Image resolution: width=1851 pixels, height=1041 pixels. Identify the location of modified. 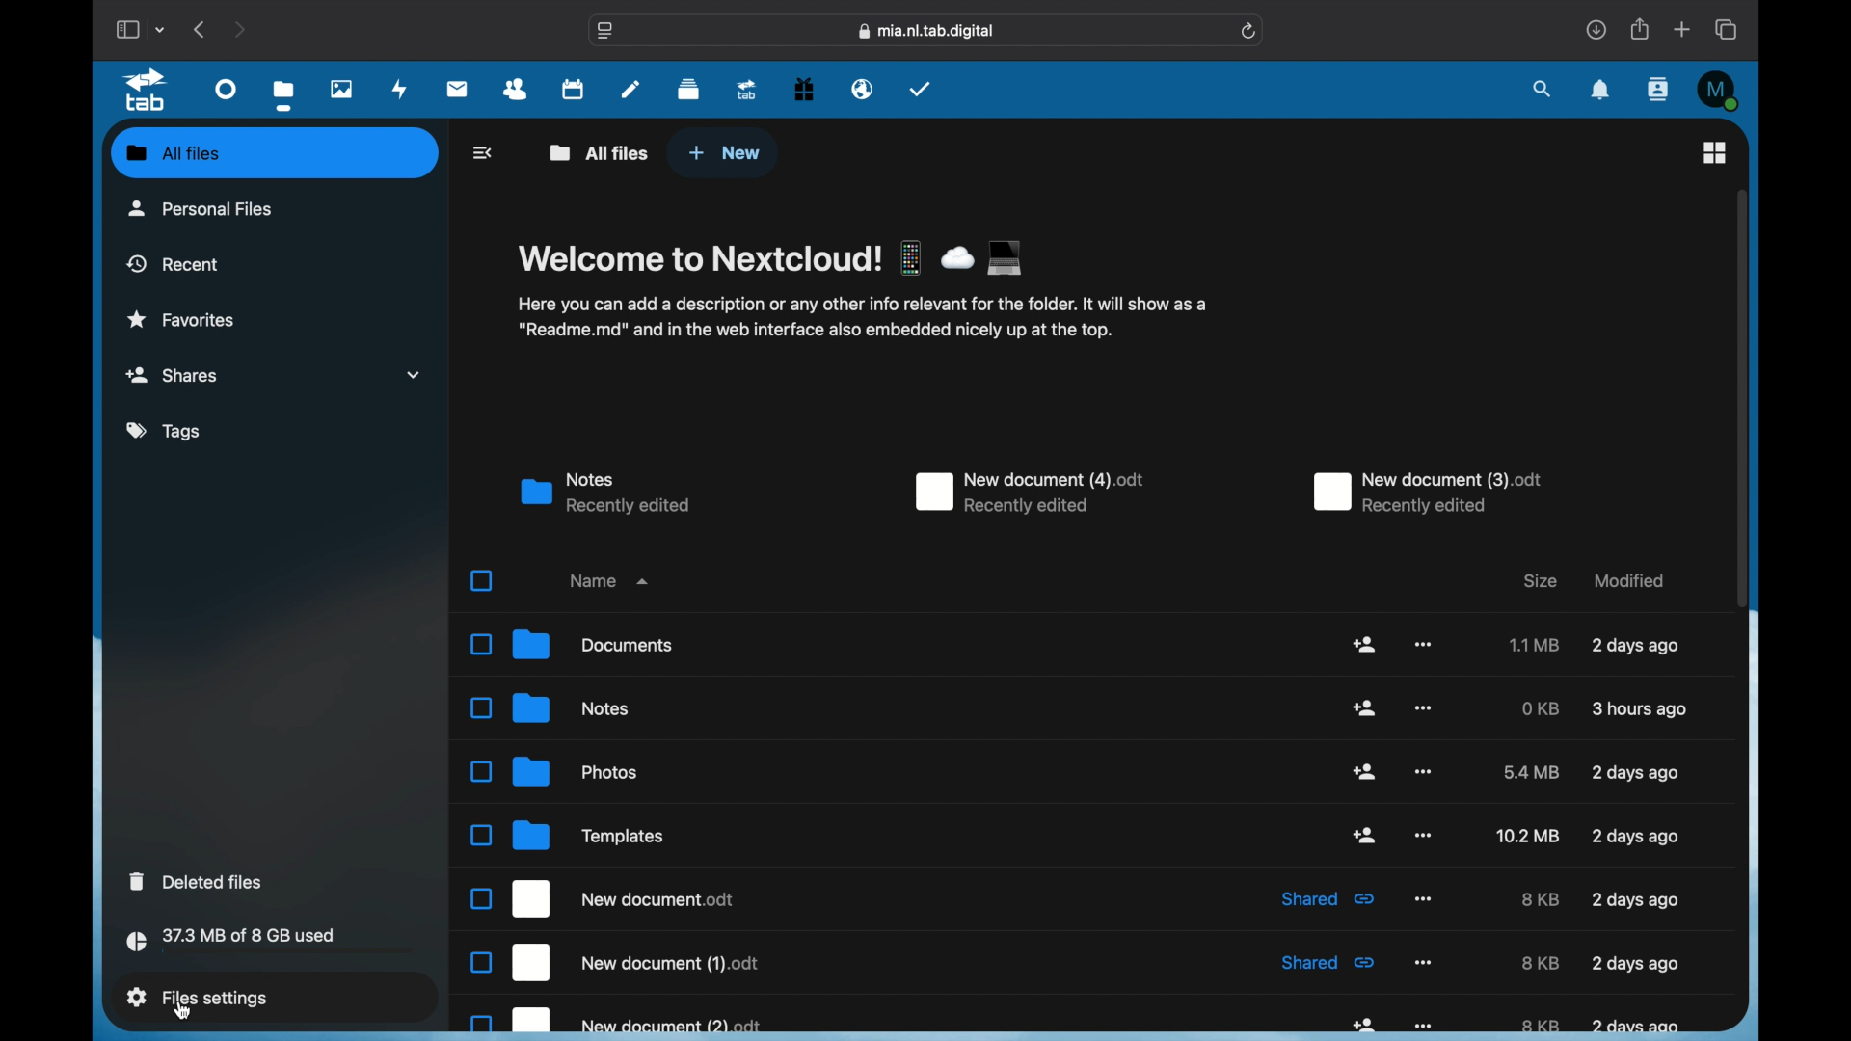
(1636, 1026).